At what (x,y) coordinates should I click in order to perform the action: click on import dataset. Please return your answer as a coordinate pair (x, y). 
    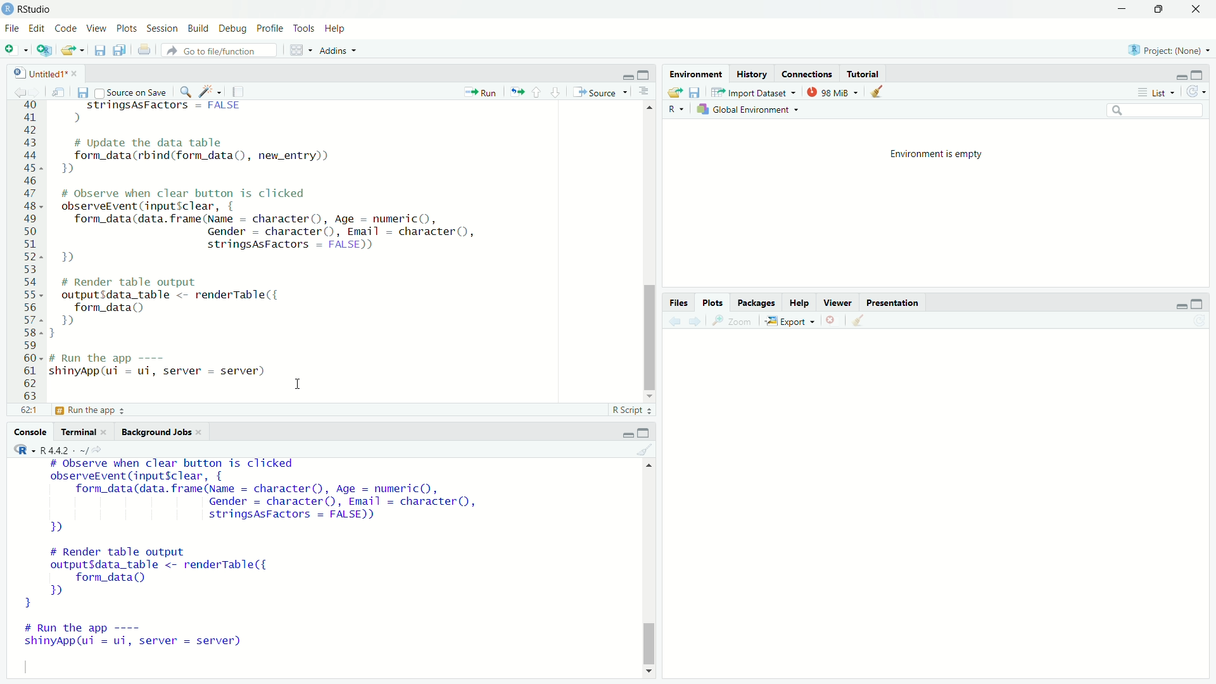
    Looking at the image, I should click on (752, 93).